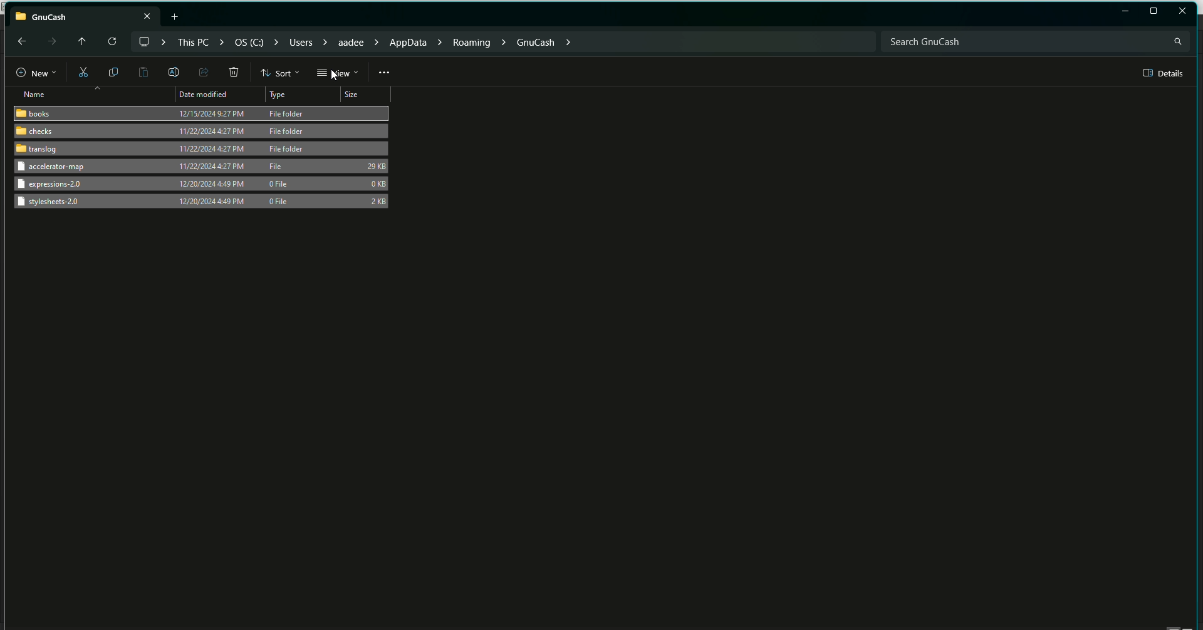 The width and height of the screenshot is (1203, 630). What do you see at coordinates (1183, 11) in the screenshot?
I see `Close` at bounding box center [1183, 11].